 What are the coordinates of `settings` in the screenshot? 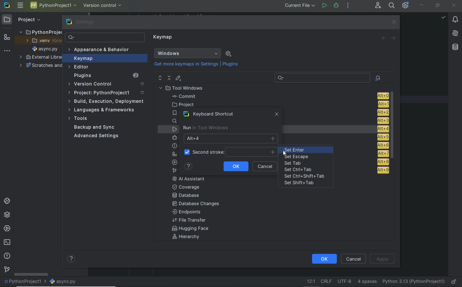 It's located at (81, 22).